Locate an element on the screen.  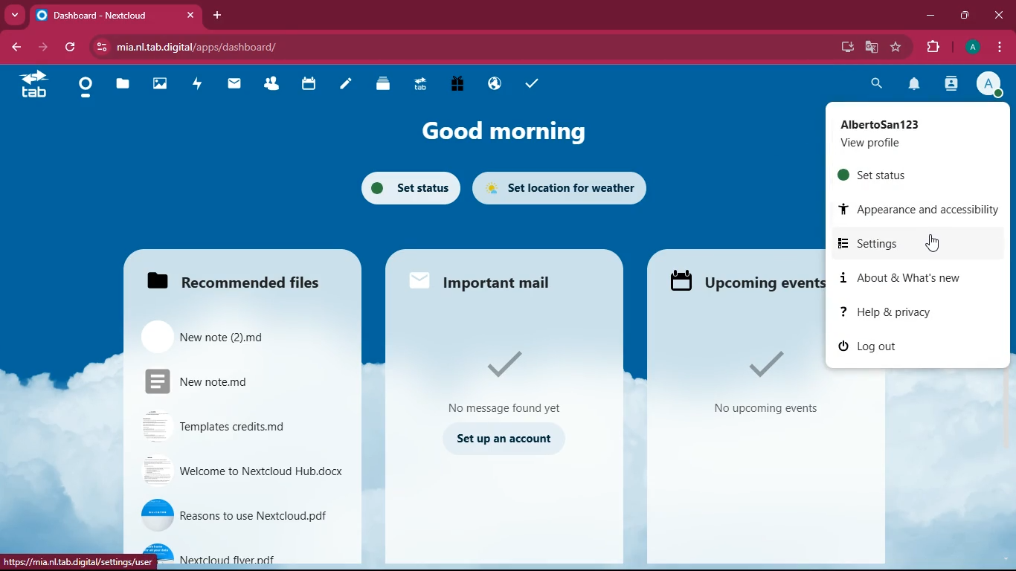
set status is located at coordinates (914, 173).